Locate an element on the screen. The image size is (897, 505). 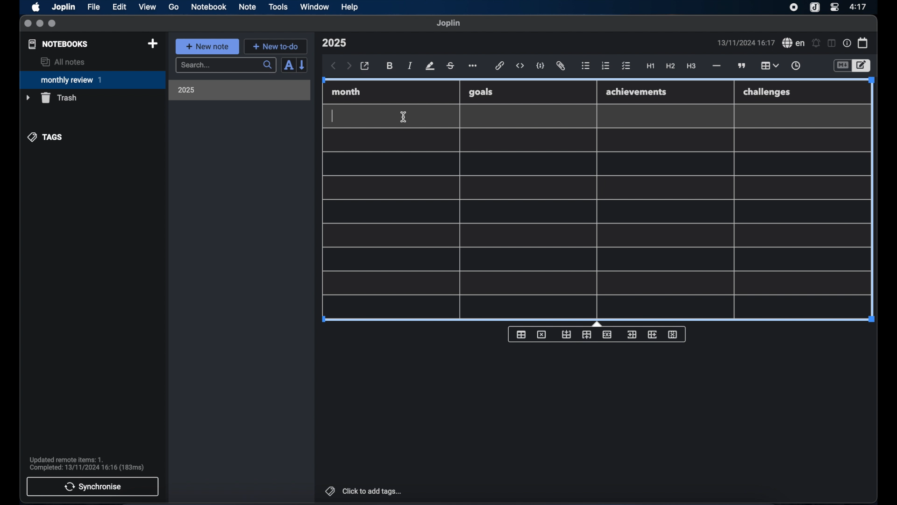
screen recorder icon is located at coordinates (794, 7).